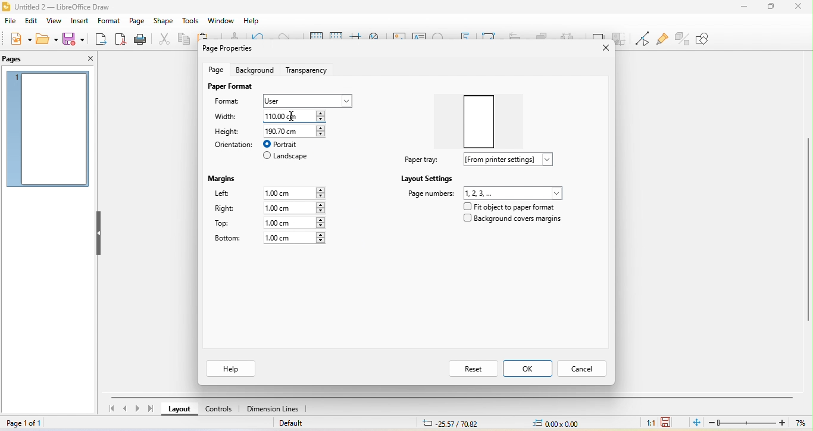 Image resolution: width=813 pixels, height=431 pixels. Describe the element at coordinates (228, 131) in the screenshot. I see `height` at that location.